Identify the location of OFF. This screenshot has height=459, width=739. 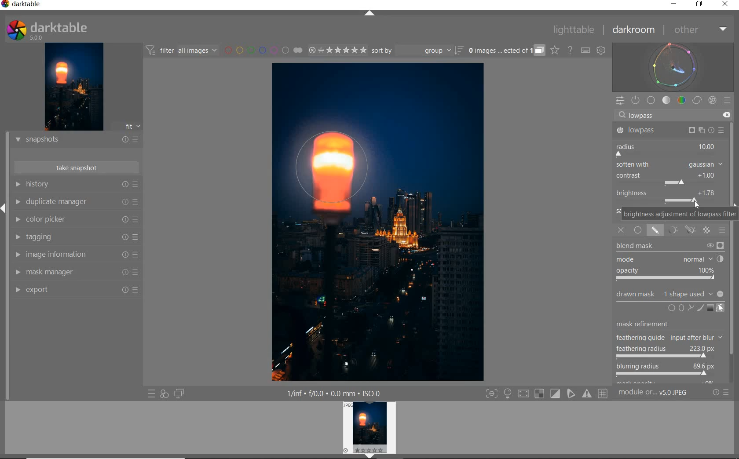
(621, 230).